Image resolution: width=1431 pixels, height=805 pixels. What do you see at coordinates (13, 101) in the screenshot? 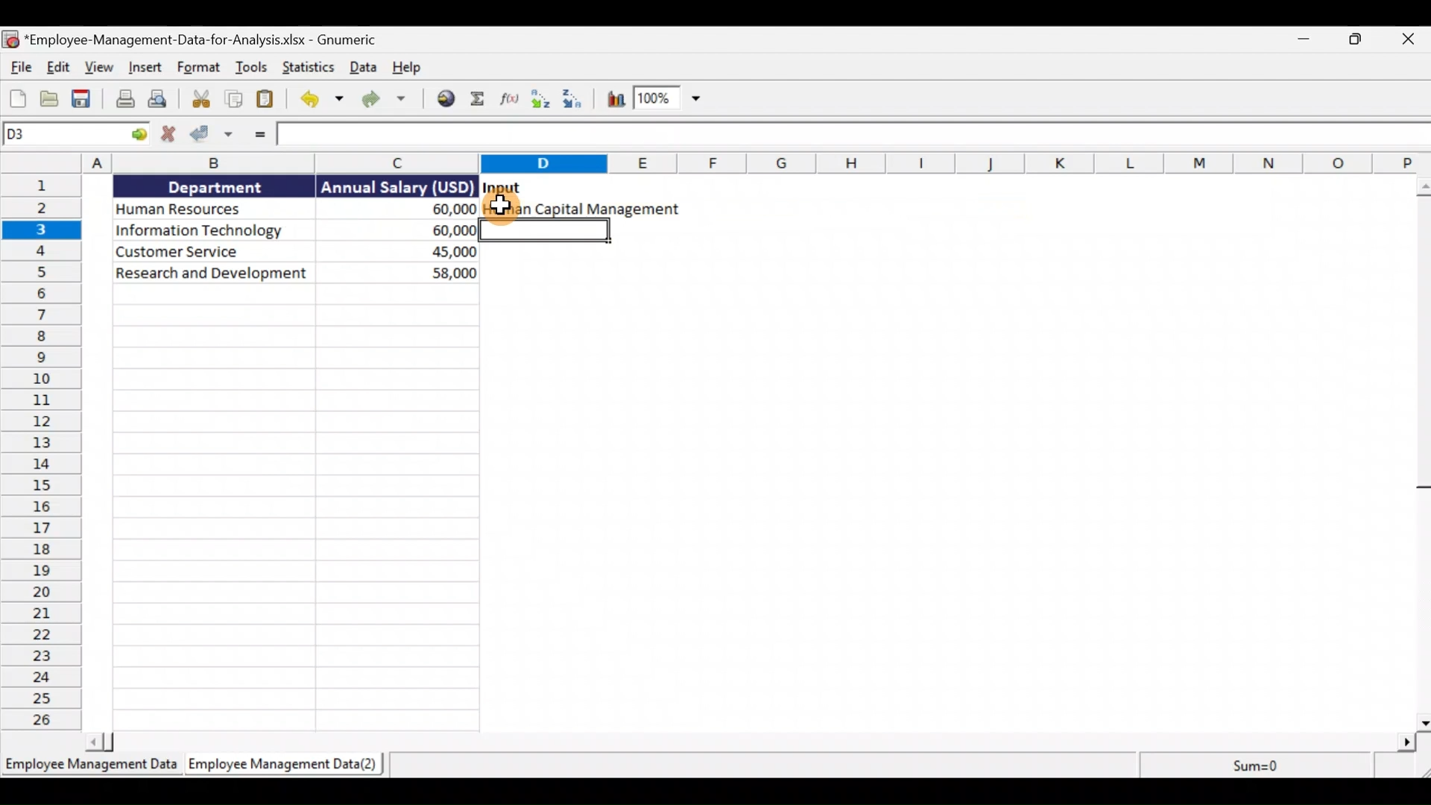
I see `Create a new workbook` at bounding box center [13, 101].